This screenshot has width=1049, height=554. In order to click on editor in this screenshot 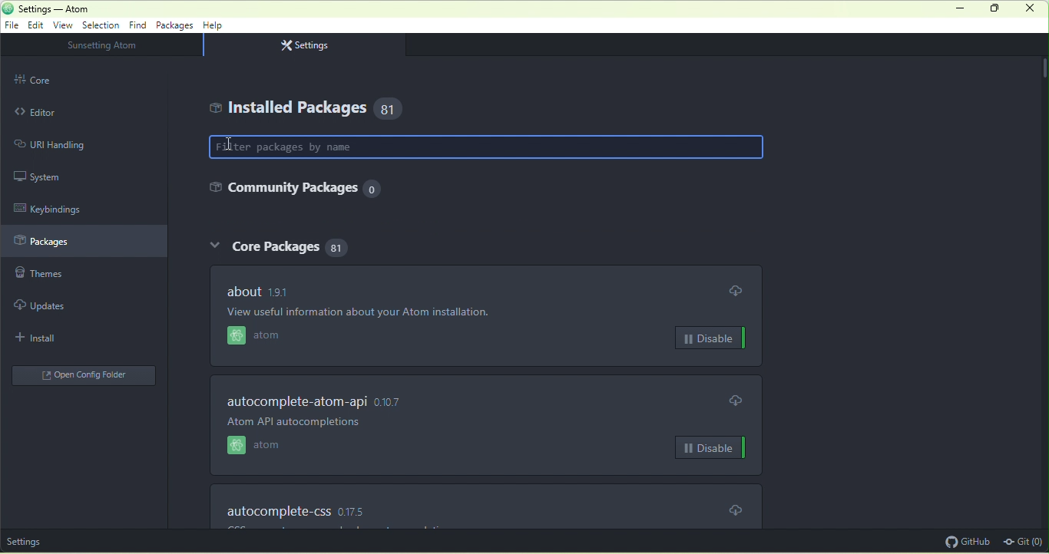, I will do `click(60, 112)`.